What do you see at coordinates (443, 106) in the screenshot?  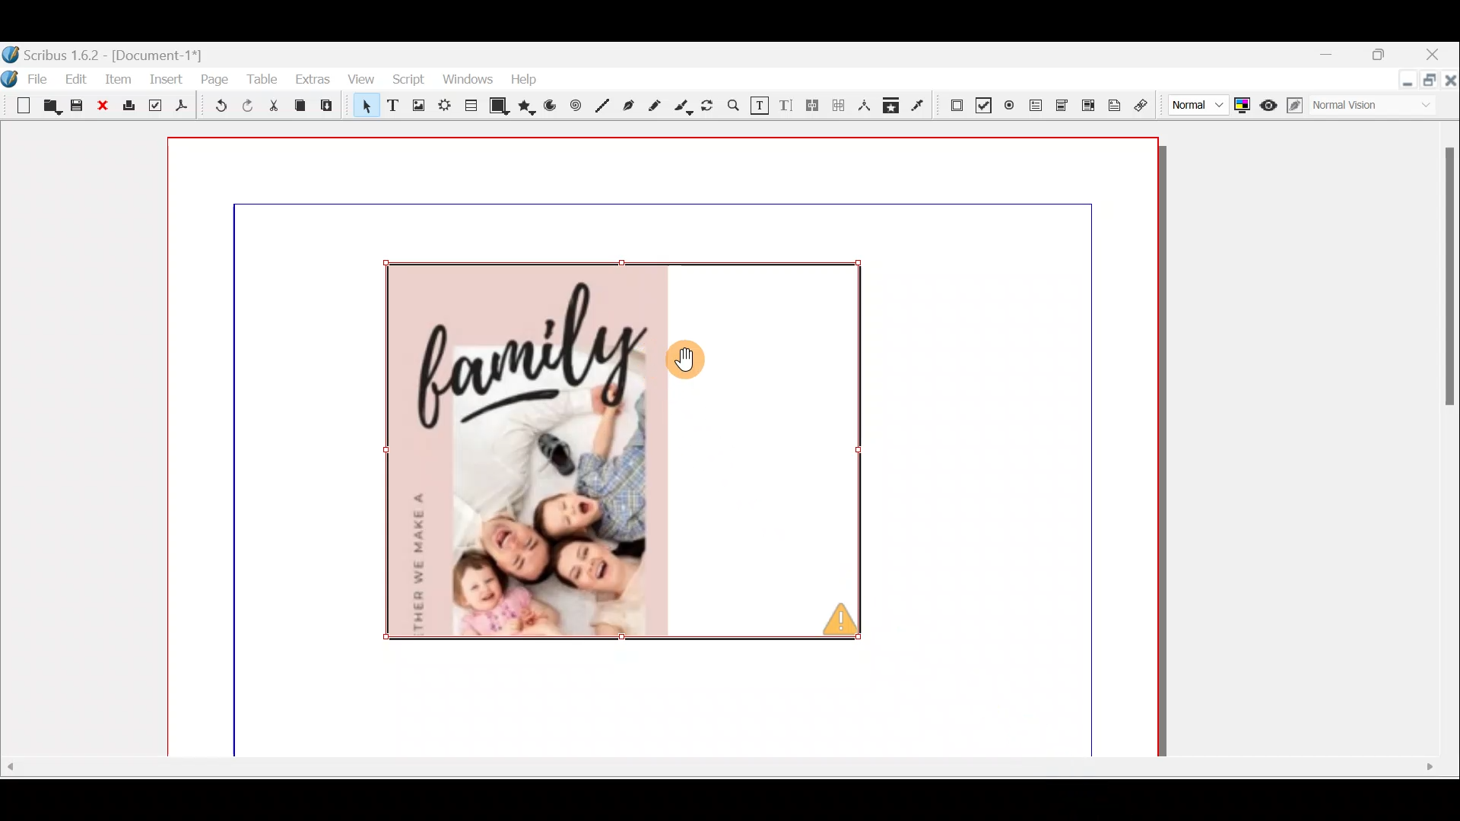 I see `Render frame` at bounding box center [443, 106].